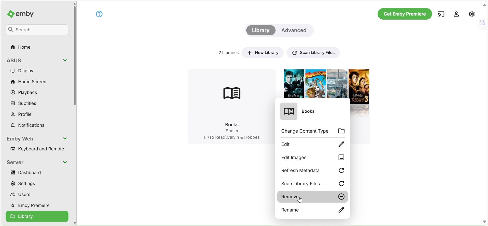 The width and height of the screenshot is (488, 226). What do you see at coordinates (65, 138) in the screenshot?
I see `Collapse Section` at bounding box center [65, 138].